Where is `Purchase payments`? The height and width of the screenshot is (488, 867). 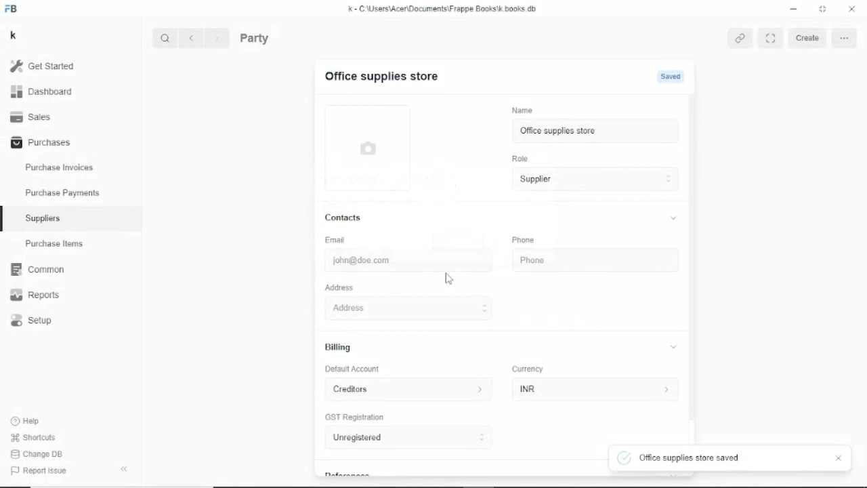
Purchase payments is located at coordinates (62, 192).